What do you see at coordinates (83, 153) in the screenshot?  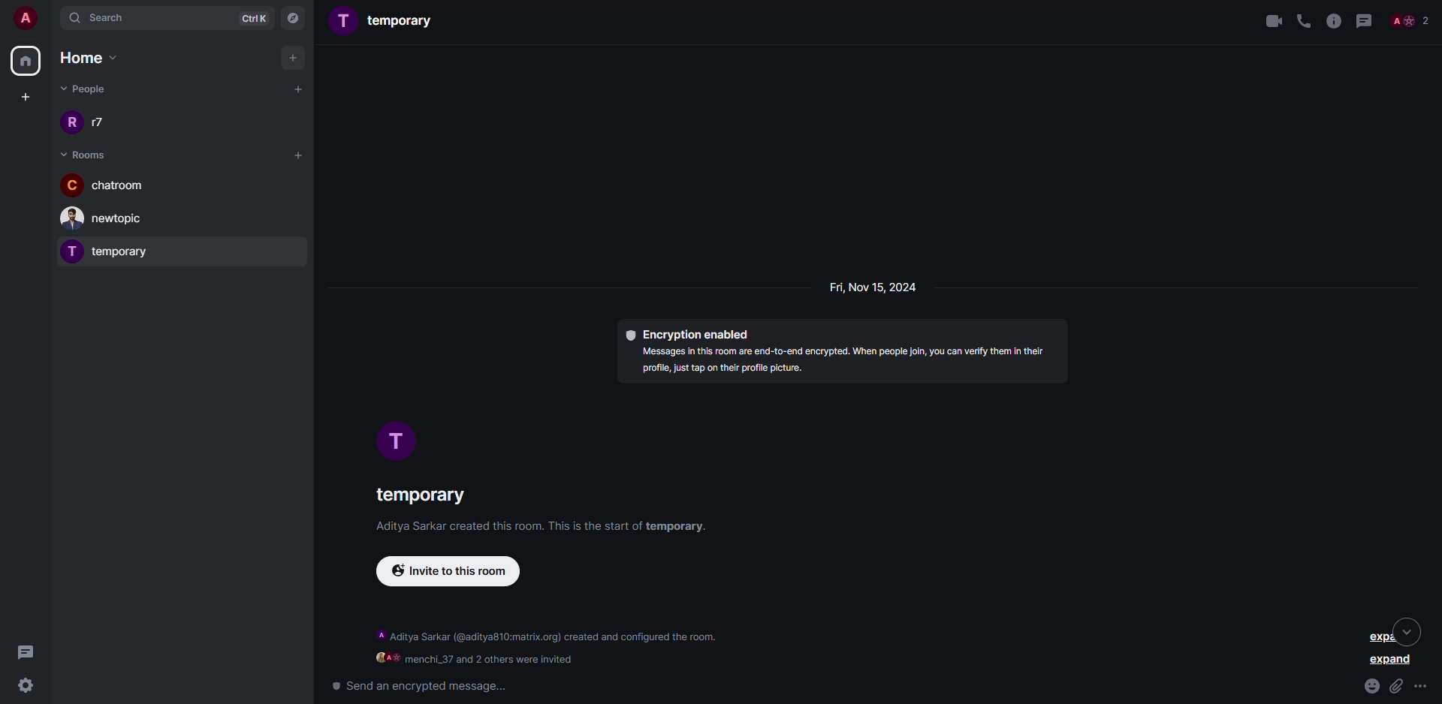 I see `room` at bounding box center [83, 153].